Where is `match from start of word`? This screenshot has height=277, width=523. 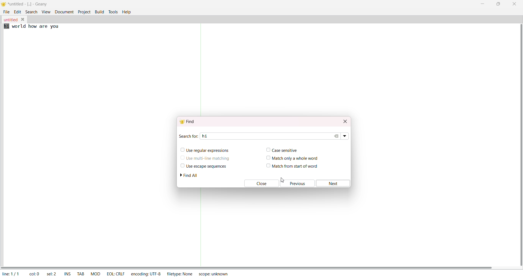
match from start of word is located at coordinates (291, 166).